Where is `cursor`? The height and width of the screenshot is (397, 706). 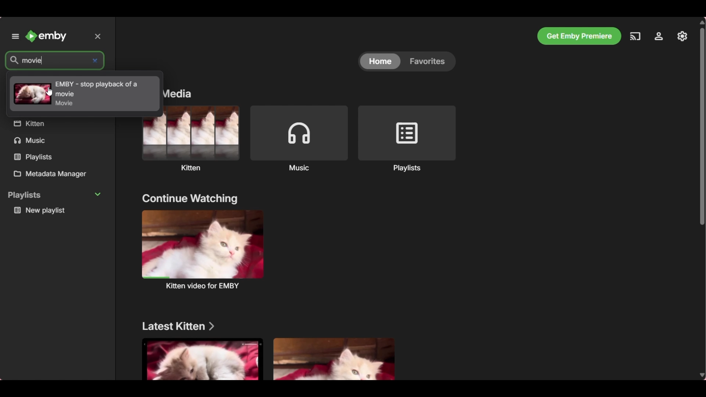
cursor is located at coordinates (50, 91).